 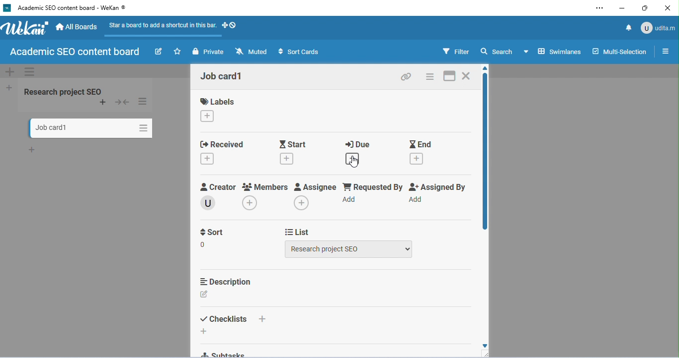 What do you see at coordinates (645, 8) in the screenshot?
I see `maximize` at bounding box center [645, 8].